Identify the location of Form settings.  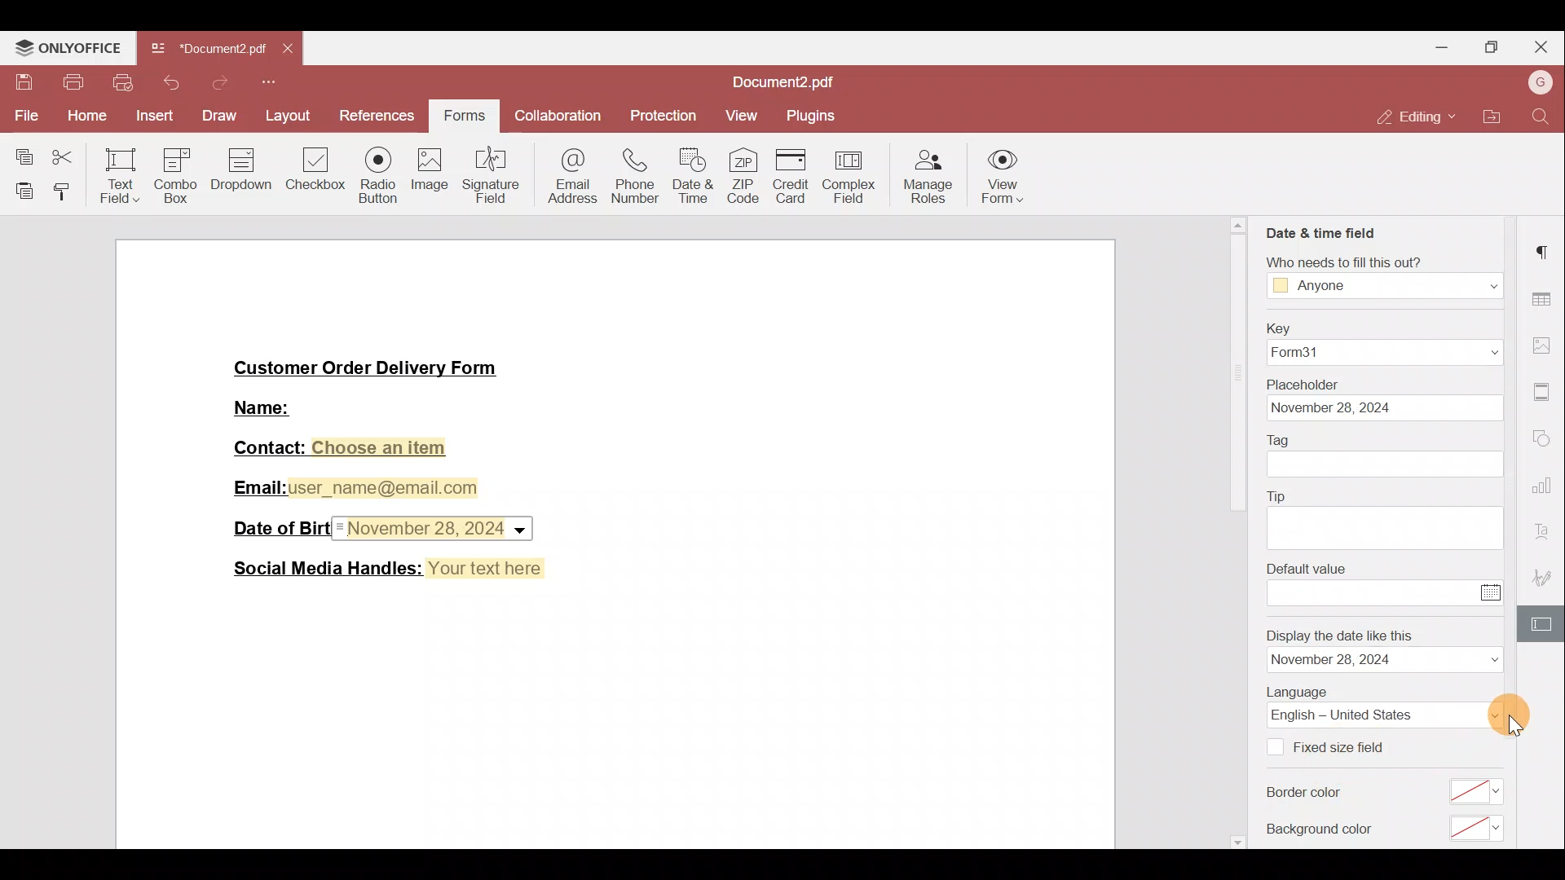
(1545, 627).